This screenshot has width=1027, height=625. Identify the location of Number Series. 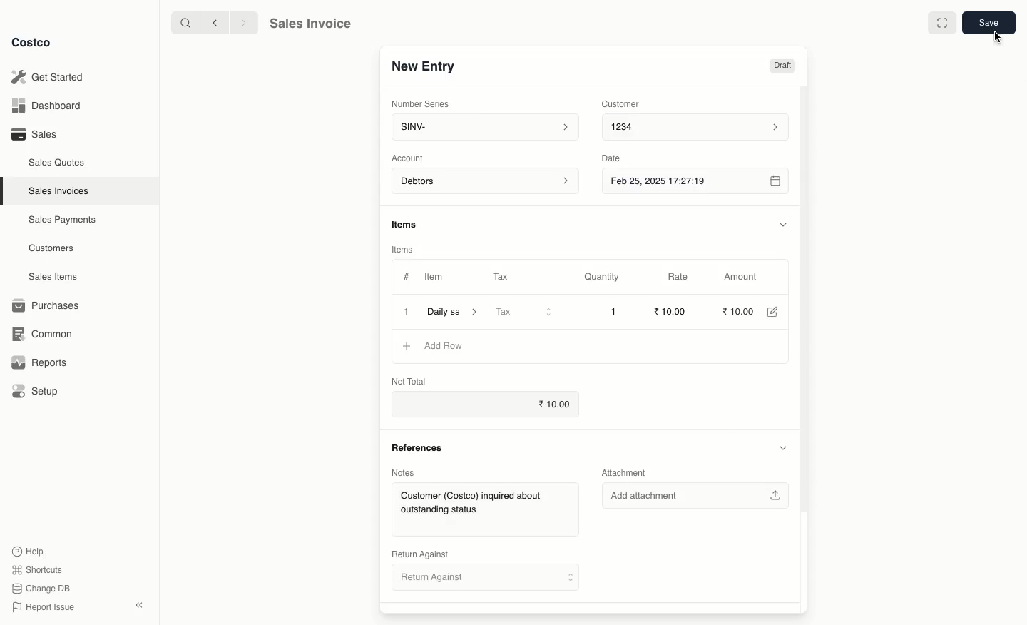
(421, 103).